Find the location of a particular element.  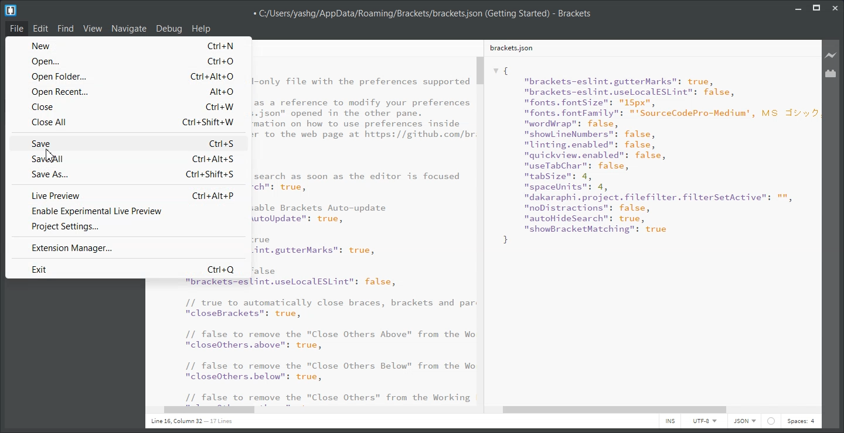

New   Ctrl+N is located at coordinates (128, 46).